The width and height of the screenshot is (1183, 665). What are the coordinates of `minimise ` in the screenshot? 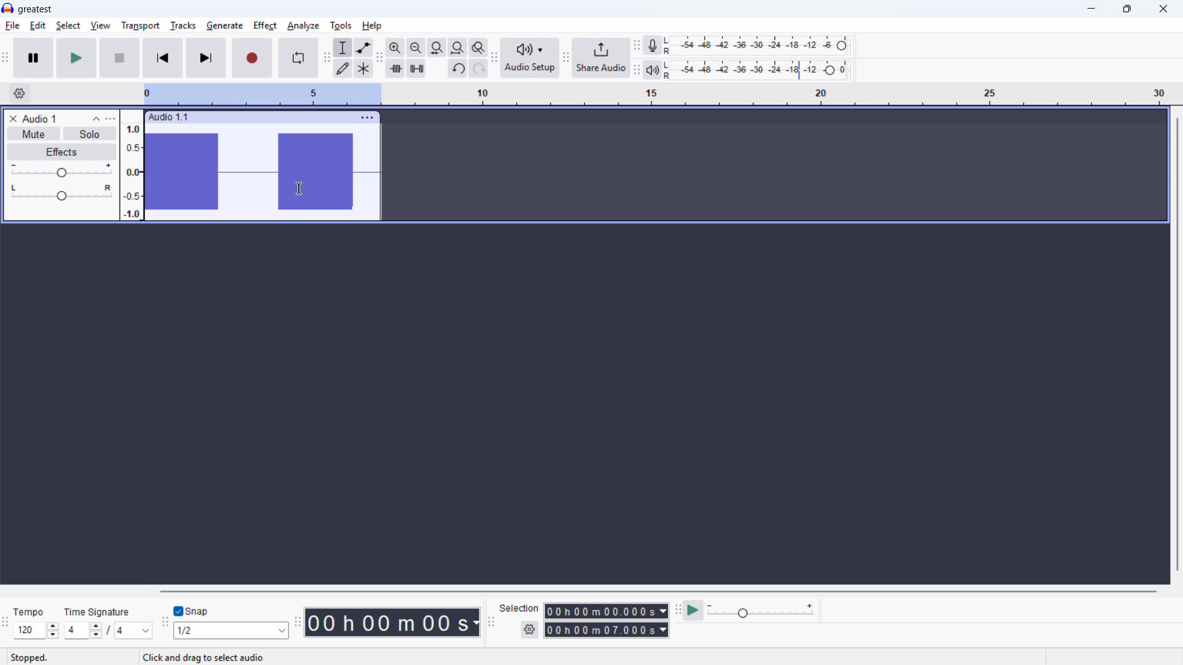 It's located at (1092, 9).